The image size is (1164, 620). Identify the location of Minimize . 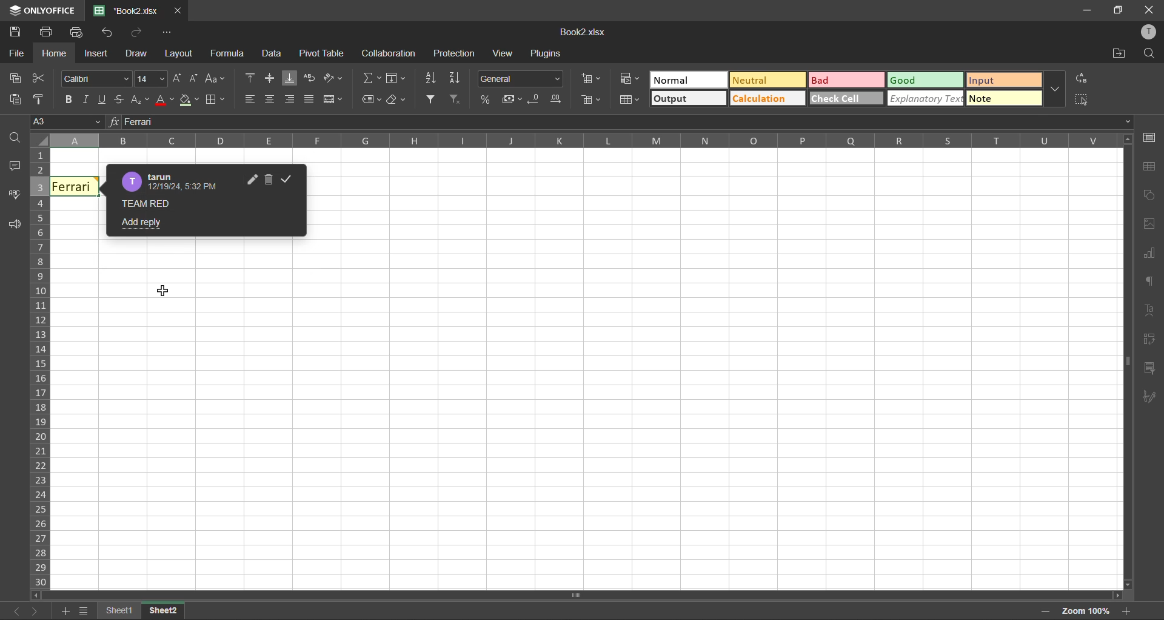
(1088, 10).